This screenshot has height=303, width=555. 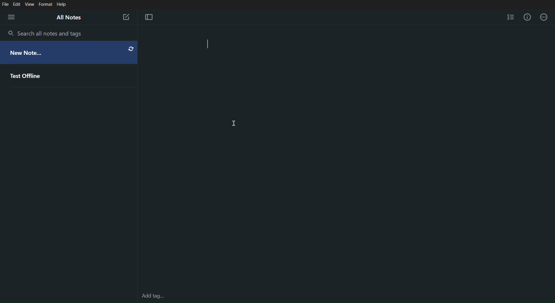 What do you see at coordinates (151, 18) in the screenshot?
I see `Focus Mode` at bounding box center [151, 18].